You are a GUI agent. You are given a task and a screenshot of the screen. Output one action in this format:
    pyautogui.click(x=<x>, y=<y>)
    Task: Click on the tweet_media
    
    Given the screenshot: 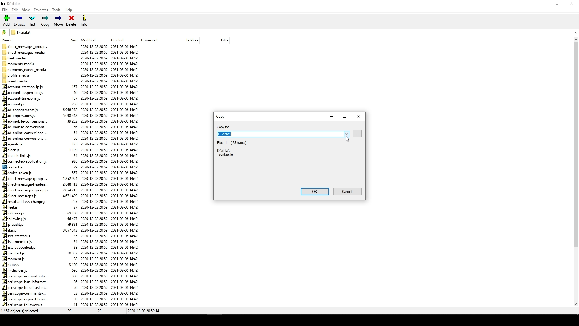 What is the action you would take?
    pyautogui.click(x=19, y=81)
    